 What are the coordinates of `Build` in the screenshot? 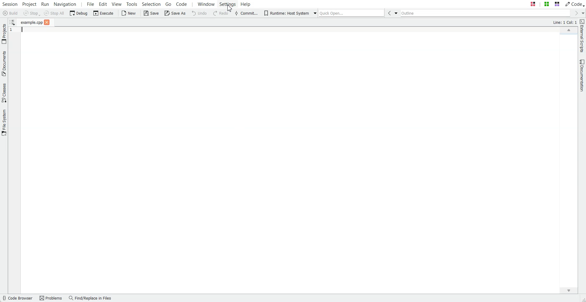 It's located at (10, 13).